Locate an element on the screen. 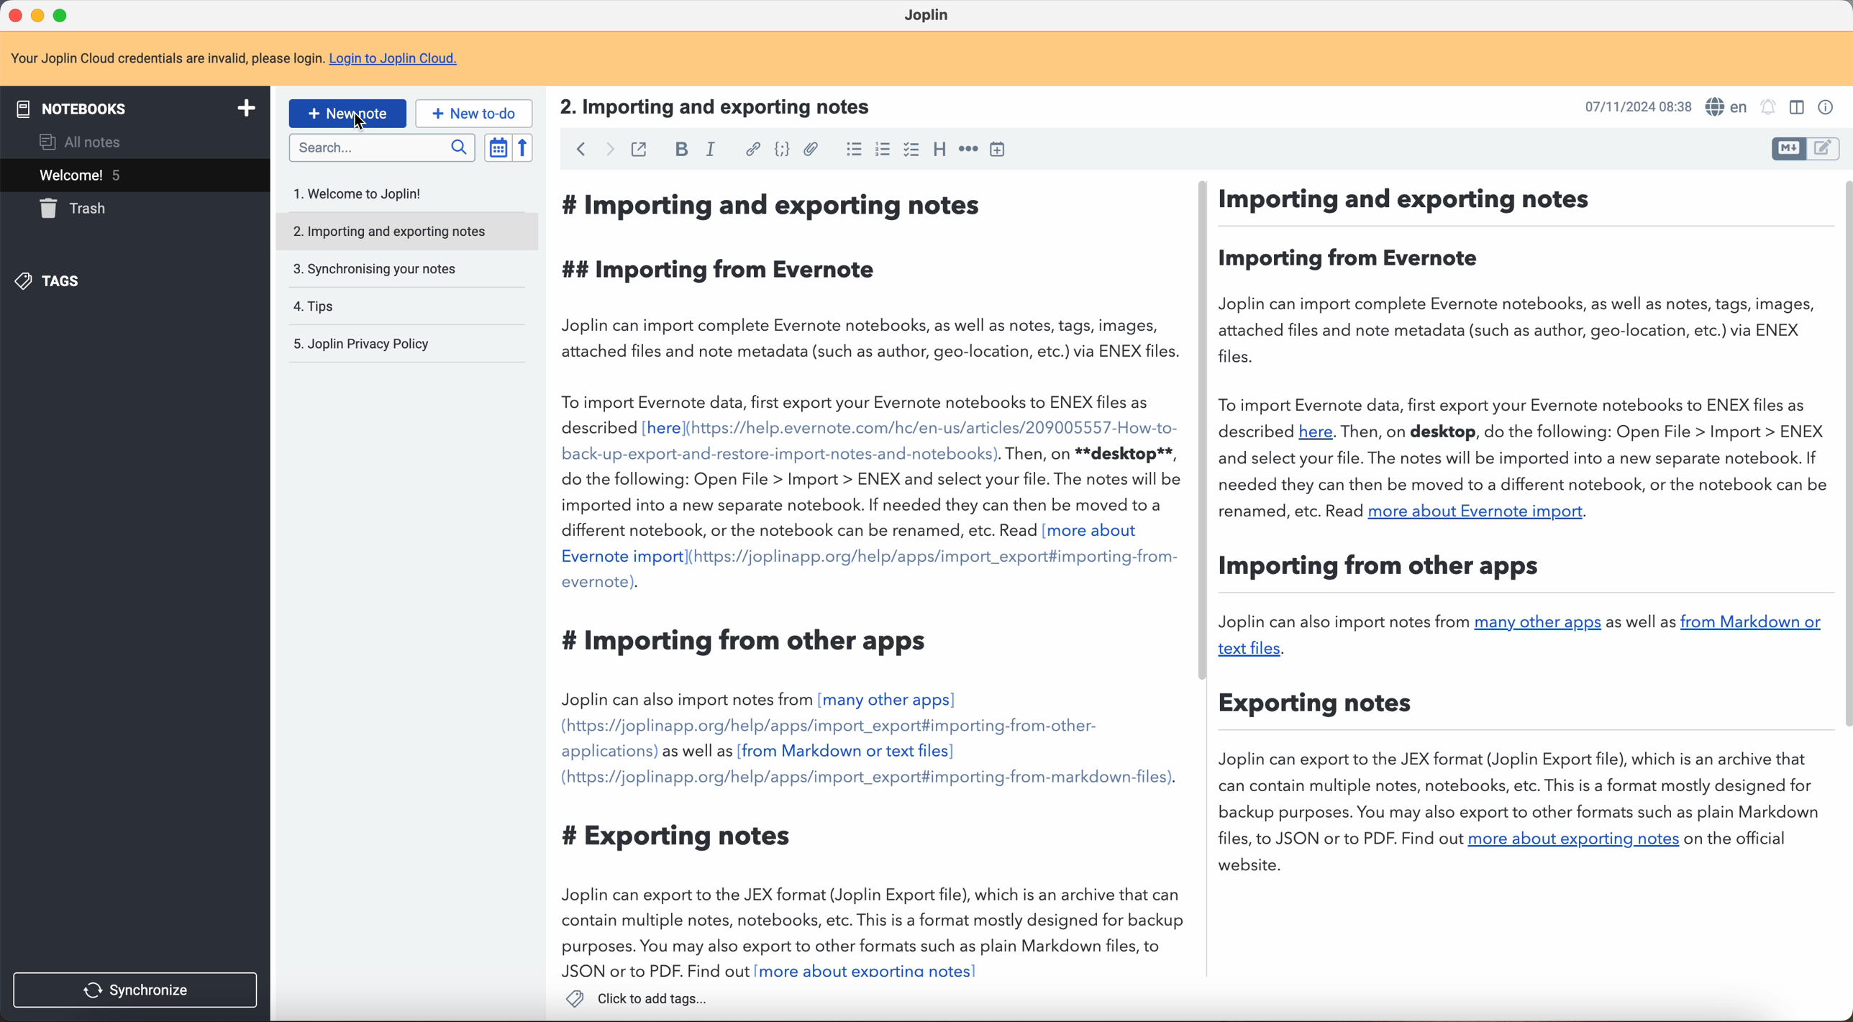 The height and width of the screenshot is (1022, 1853). importing and exporting notes is located at coordinates (389, 231).